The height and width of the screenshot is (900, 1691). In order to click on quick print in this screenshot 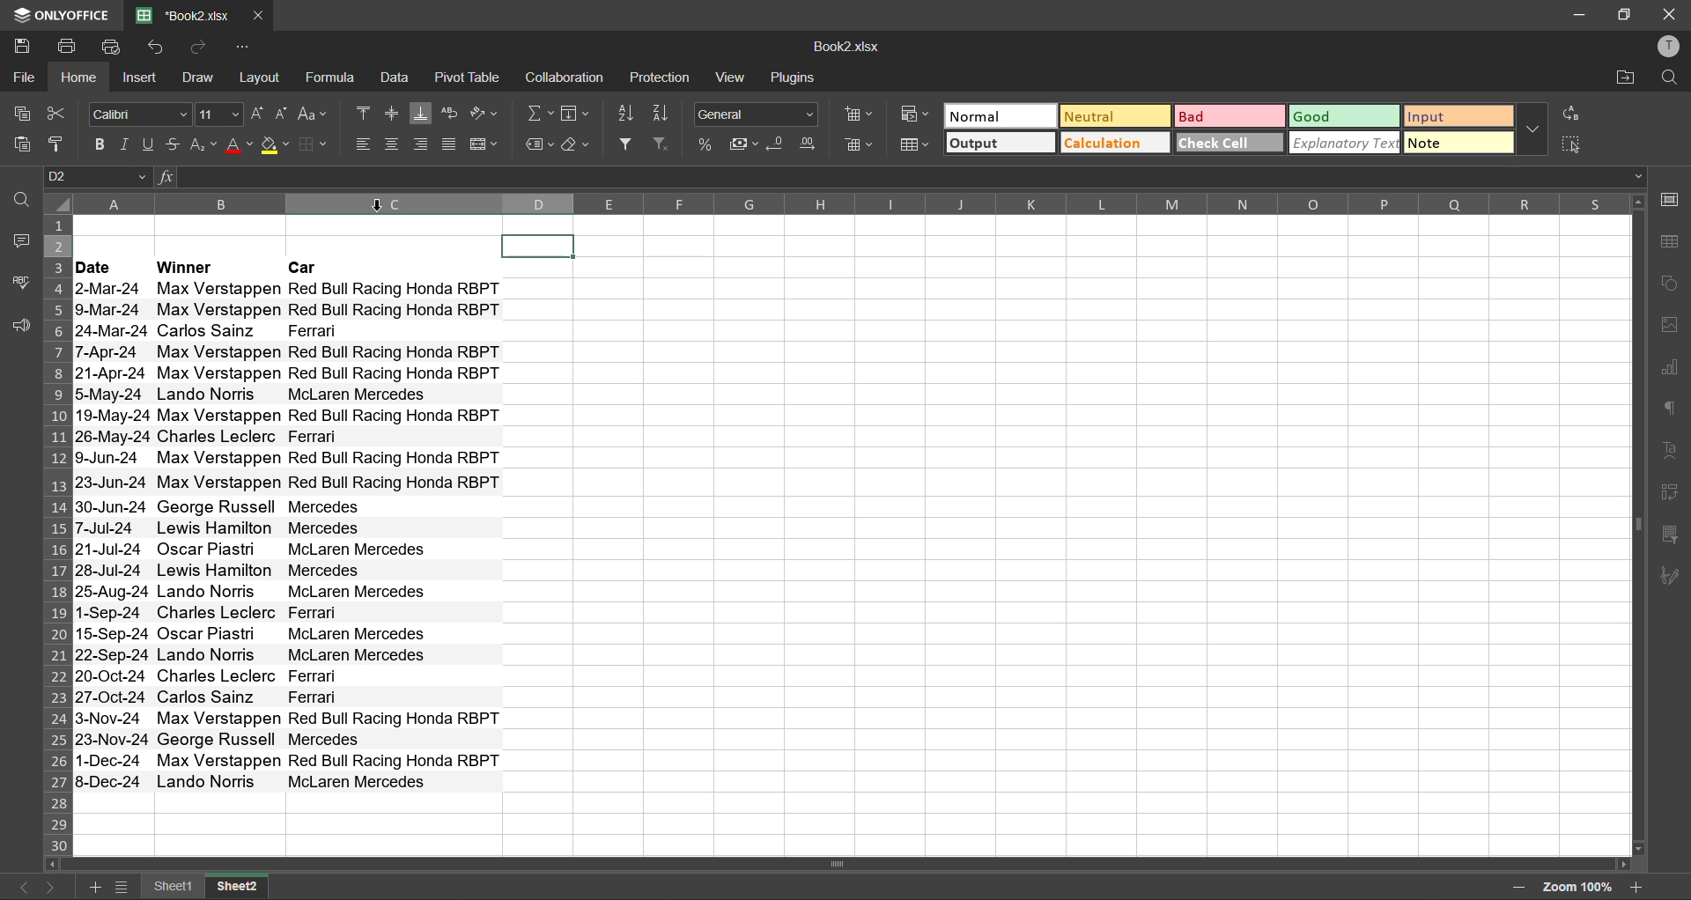, I will do `click(114, 47)`.